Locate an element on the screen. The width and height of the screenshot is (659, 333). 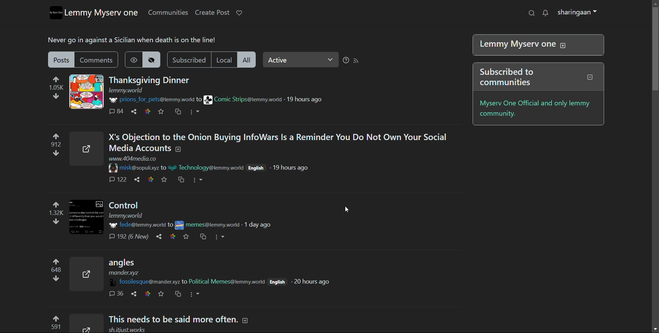
cross post is located at coordinates (178, 295).